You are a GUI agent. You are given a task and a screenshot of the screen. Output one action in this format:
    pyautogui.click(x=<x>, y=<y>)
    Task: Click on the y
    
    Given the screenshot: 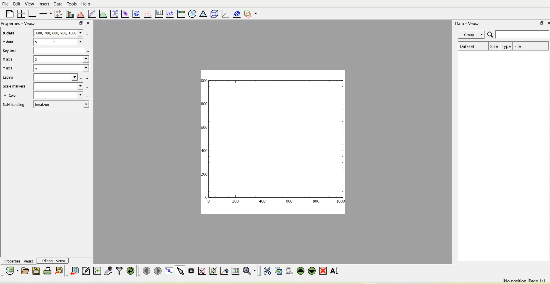 What is the action you would take?
    pyautogui.click(x=58, y=42)
    